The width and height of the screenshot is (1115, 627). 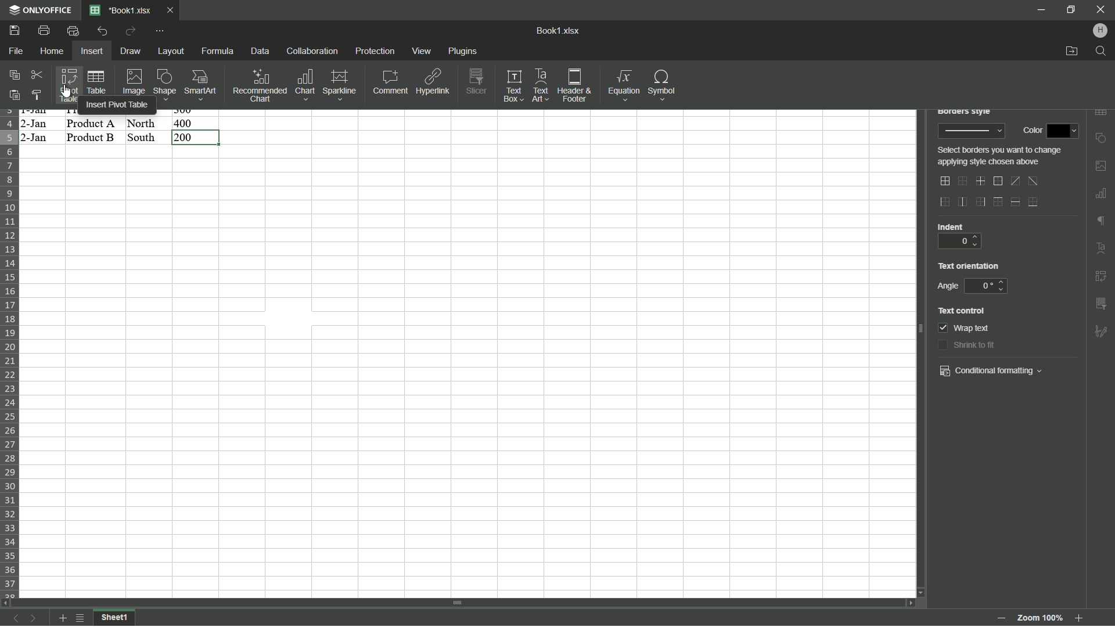 What do you see at coordinates (11, 353) in the screenshot?
I see `row number` at bounding box center [11, 353].